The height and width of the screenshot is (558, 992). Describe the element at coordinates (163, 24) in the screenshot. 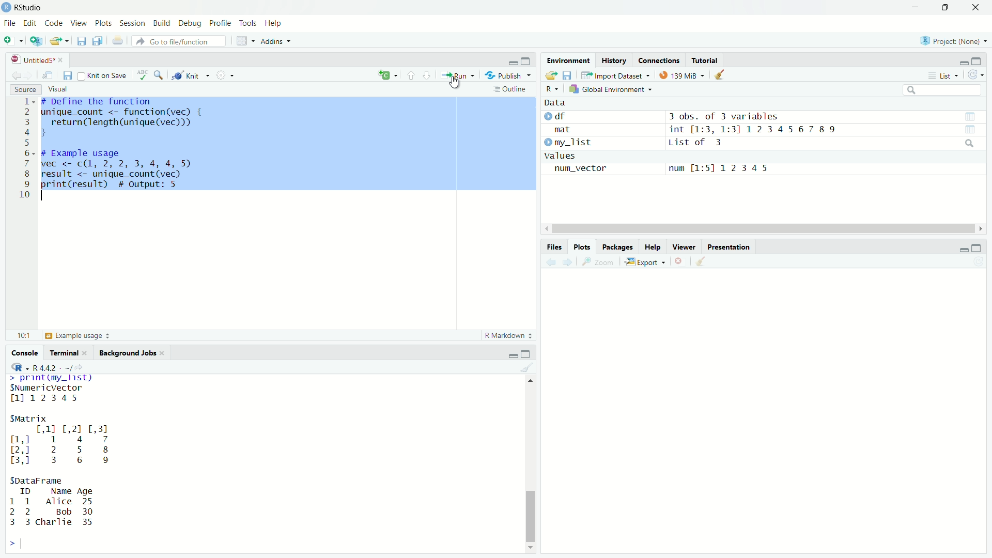

I see `Build` at that location.